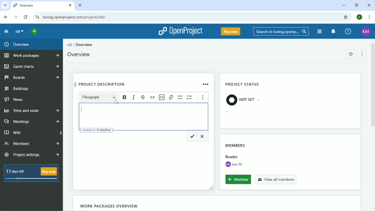 The image size is (375, 211). Describe the element at coordinates (107, 206) in the screenshot. I see `Work packages overview` at that location.